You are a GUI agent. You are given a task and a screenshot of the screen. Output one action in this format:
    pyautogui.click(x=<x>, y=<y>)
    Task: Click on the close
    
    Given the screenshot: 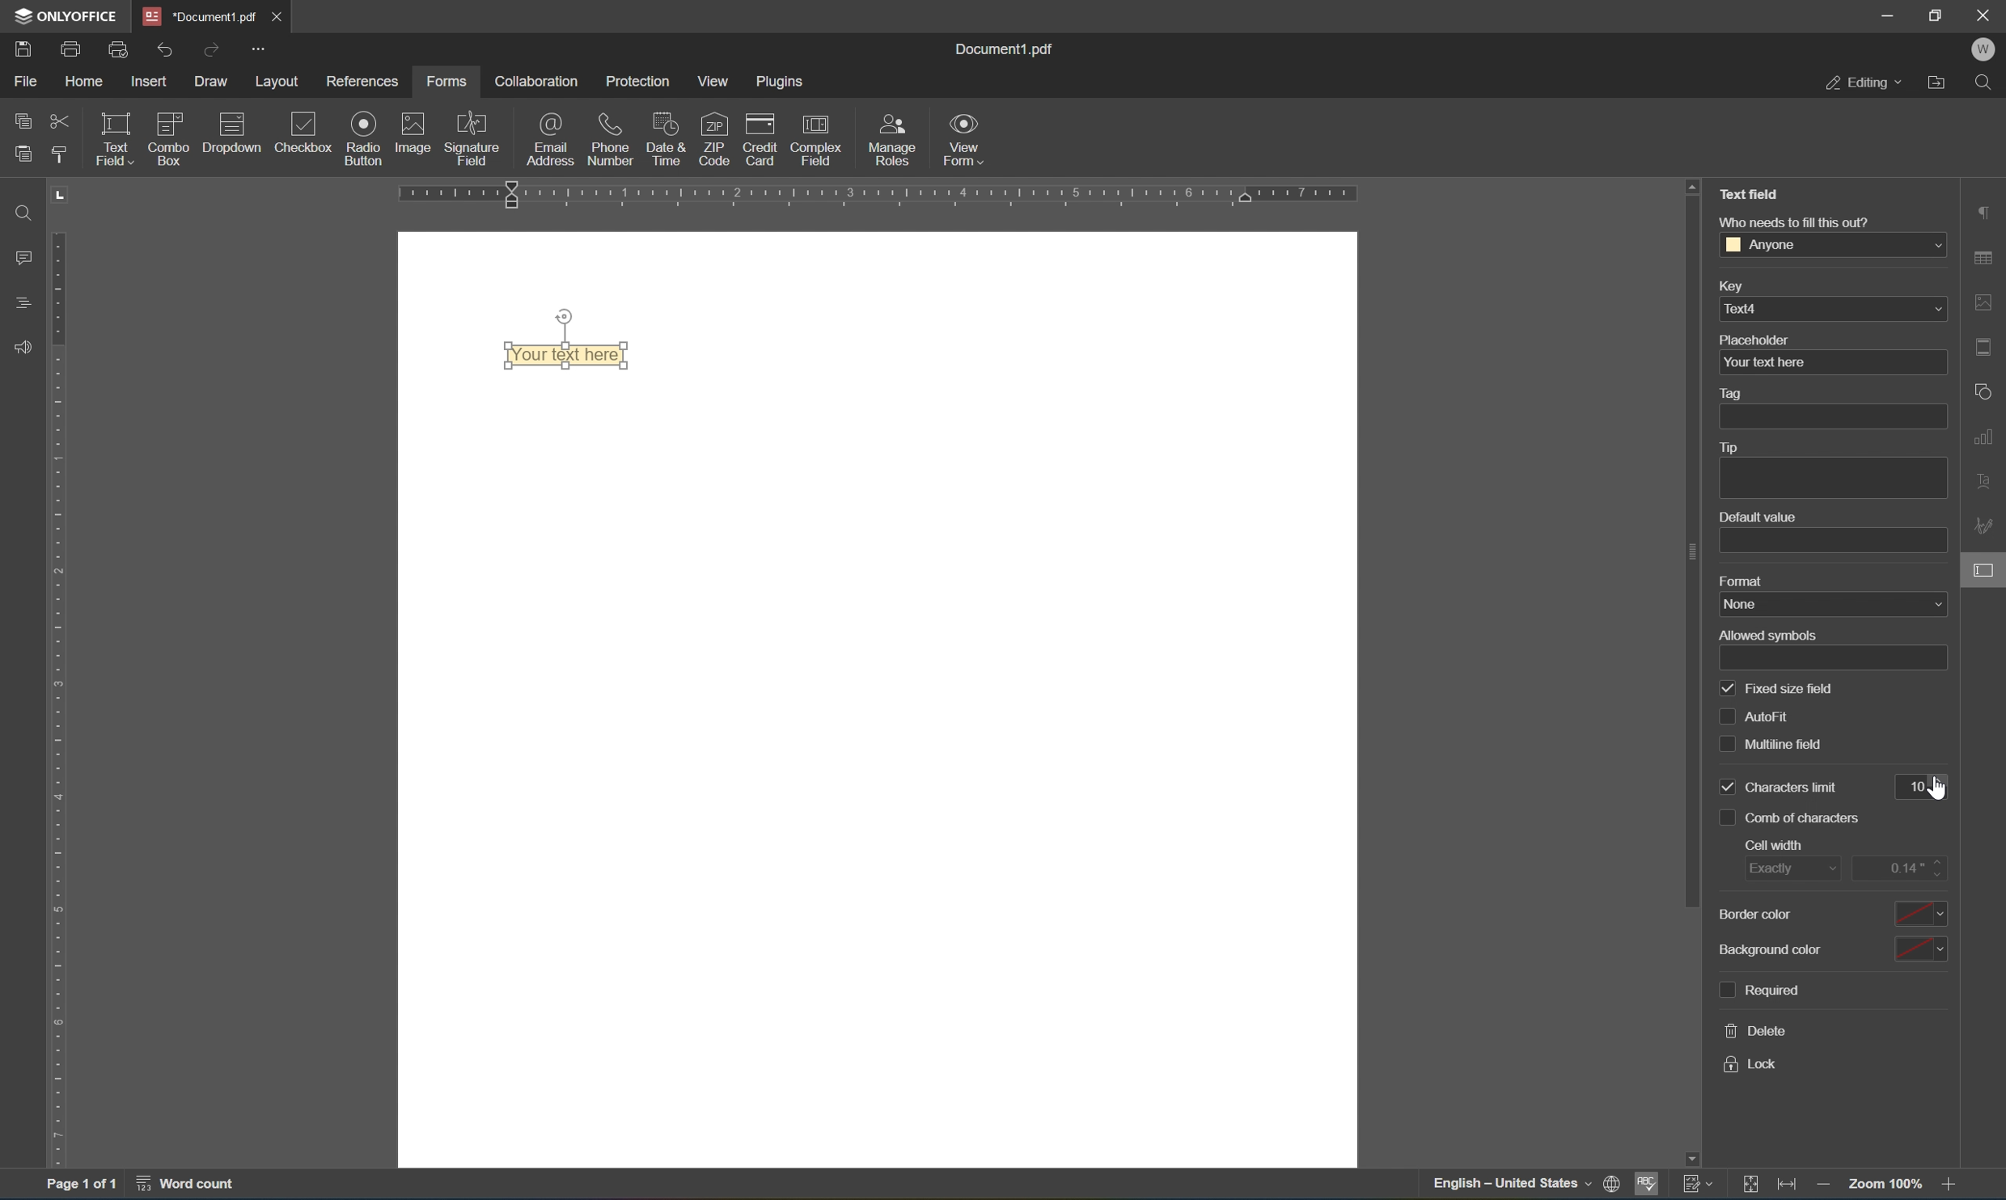 What is the action you would take?
    pyautogui.click(x=1985, y=13)
    